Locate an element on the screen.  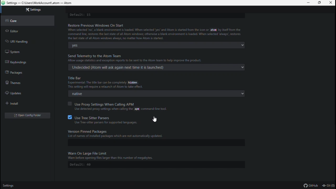
Version pinned packages is located at coordinates (160, 133).